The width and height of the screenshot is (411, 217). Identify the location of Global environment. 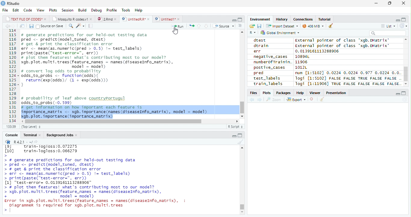
(280, 33).